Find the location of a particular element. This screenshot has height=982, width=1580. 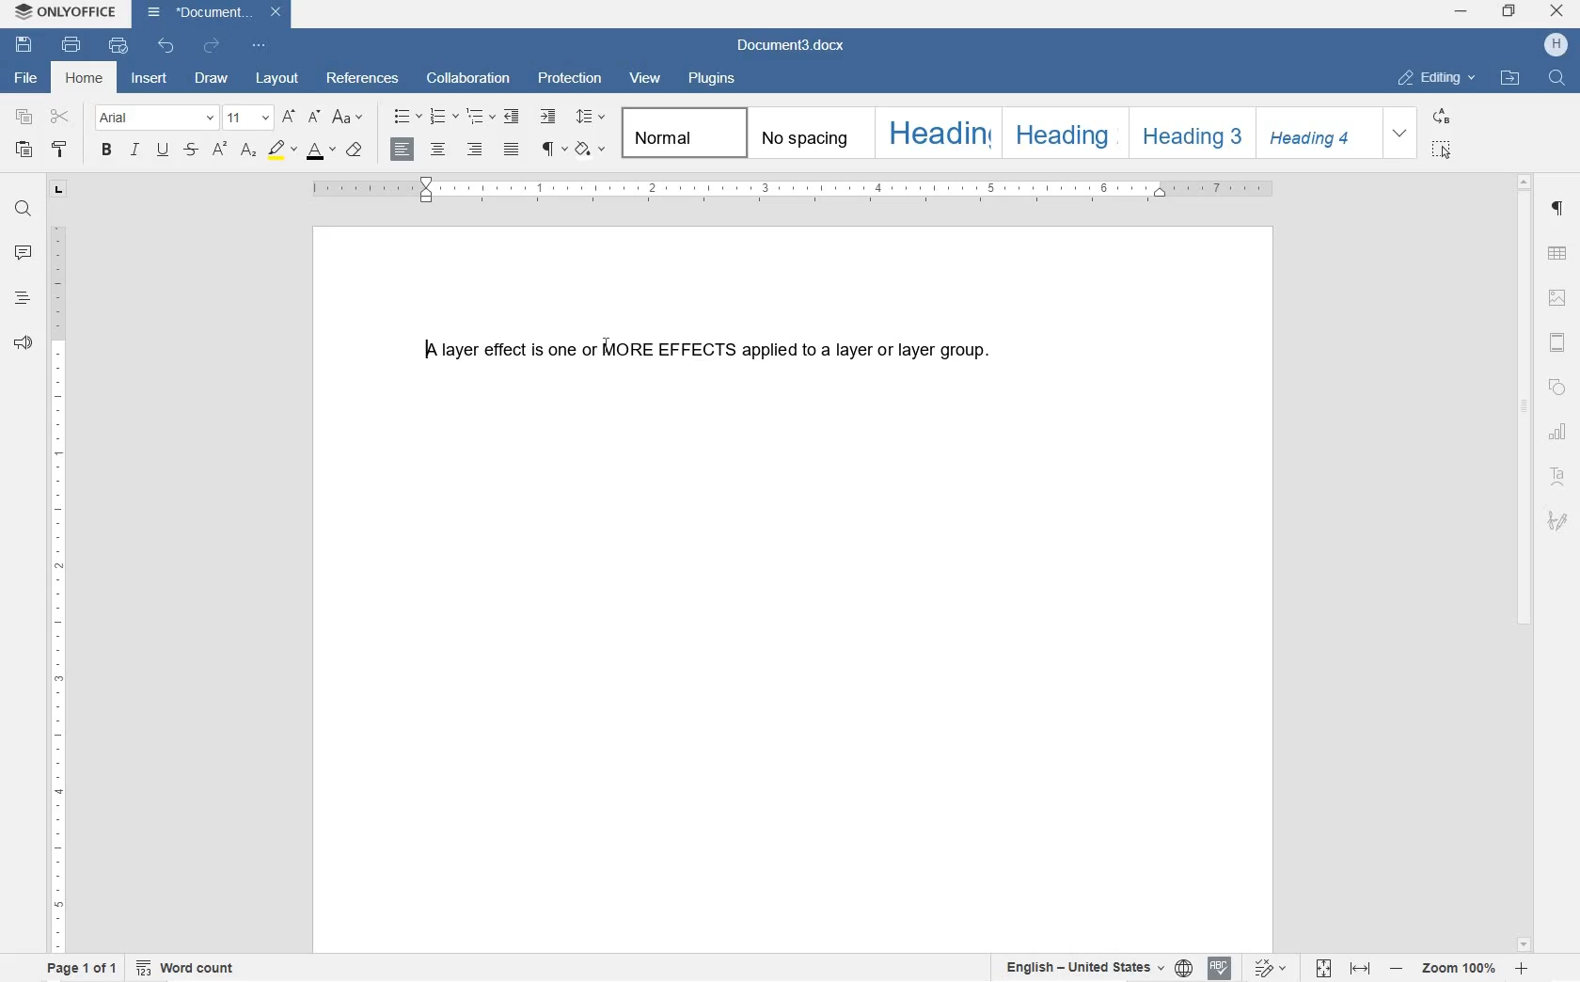

REFERENCES is located at coordinates (365, 80).